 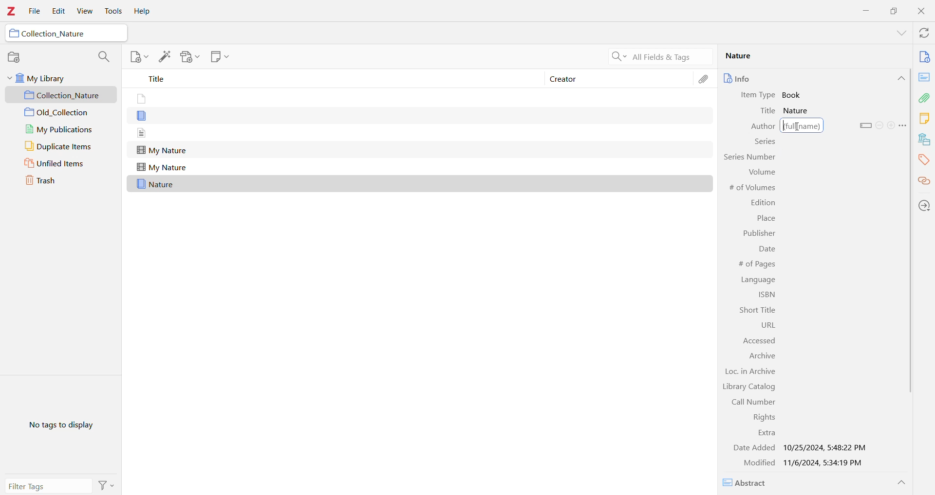 What do you see at coordinates (142, 133) in the screenshot?
I see `item without title ` at bounding box center [142, 133].